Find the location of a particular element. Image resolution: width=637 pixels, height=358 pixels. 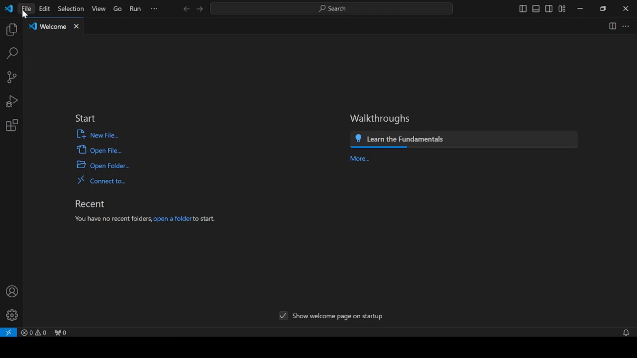

toggle panel is located at coordinates (536, 9).